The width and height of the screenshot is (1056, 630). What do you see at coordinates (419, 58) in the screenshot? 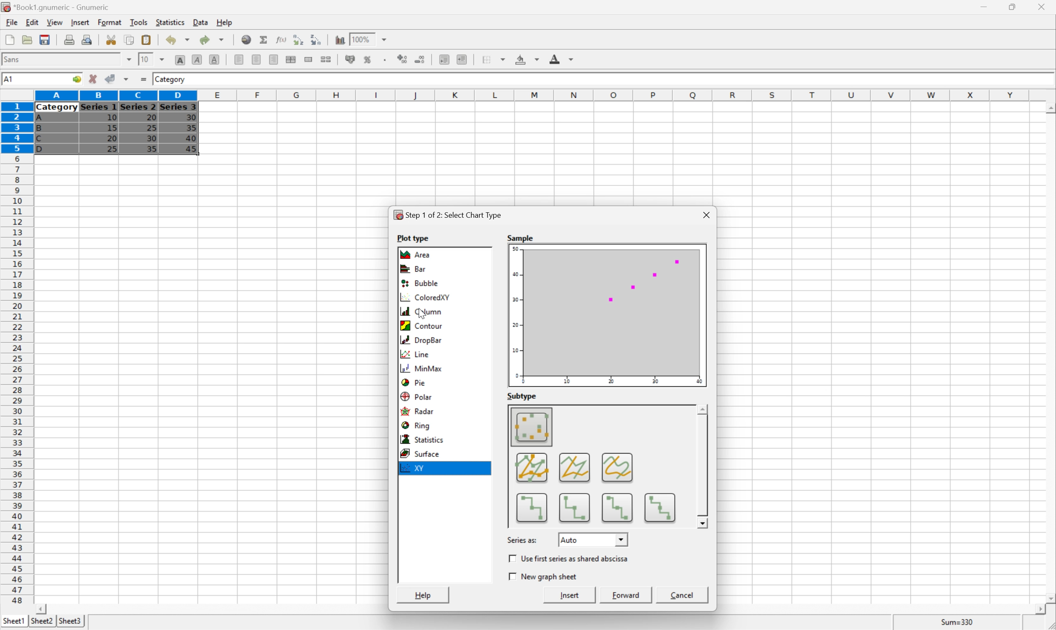
I see `Decrease the number of decimals displayed` at bounding box center [419, 58].